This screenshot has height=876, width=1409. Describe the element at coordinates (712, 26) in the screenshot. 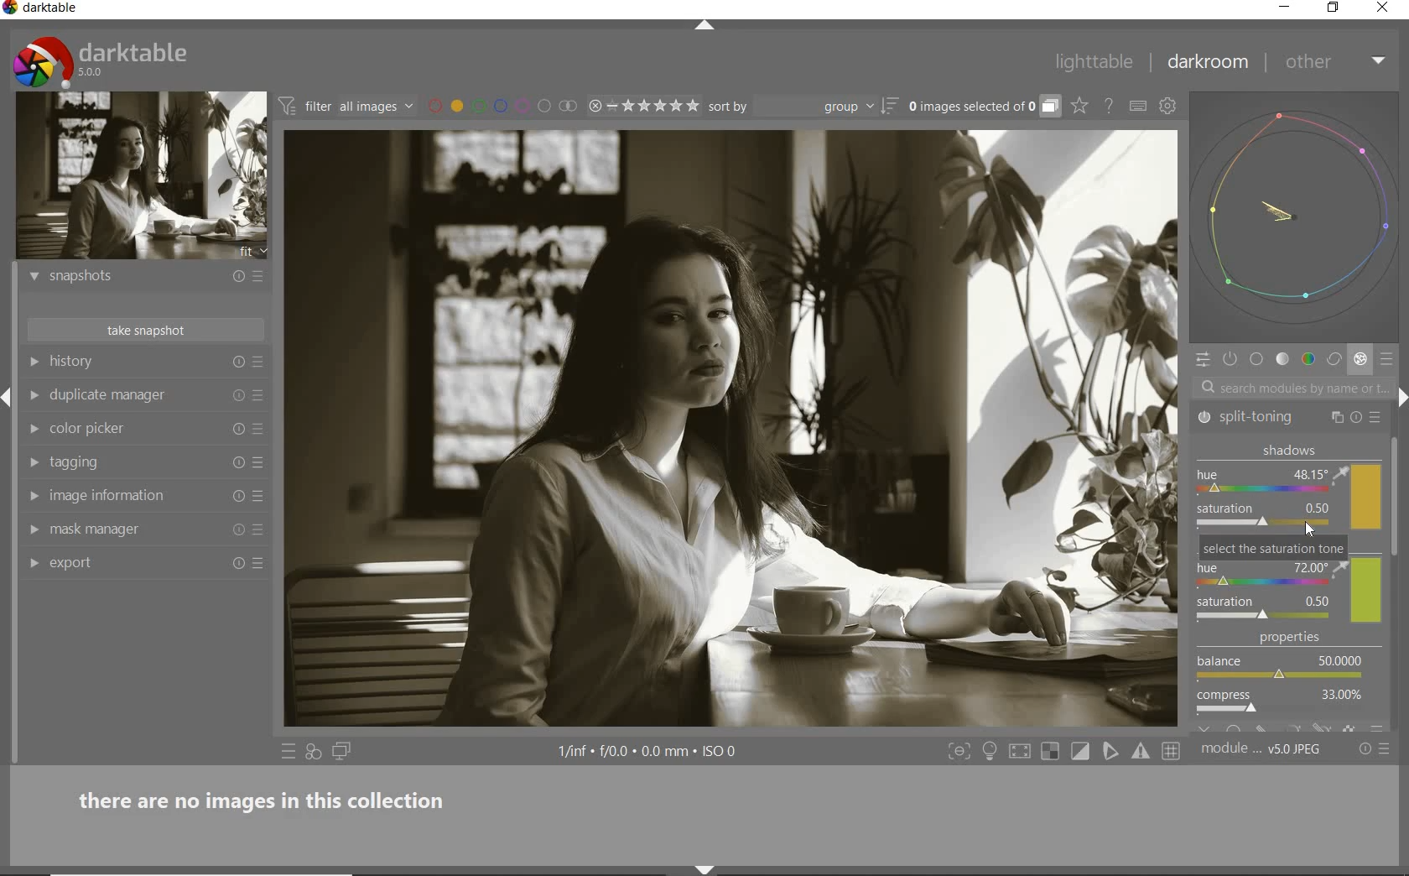

I see `expand/collapse` at that location.